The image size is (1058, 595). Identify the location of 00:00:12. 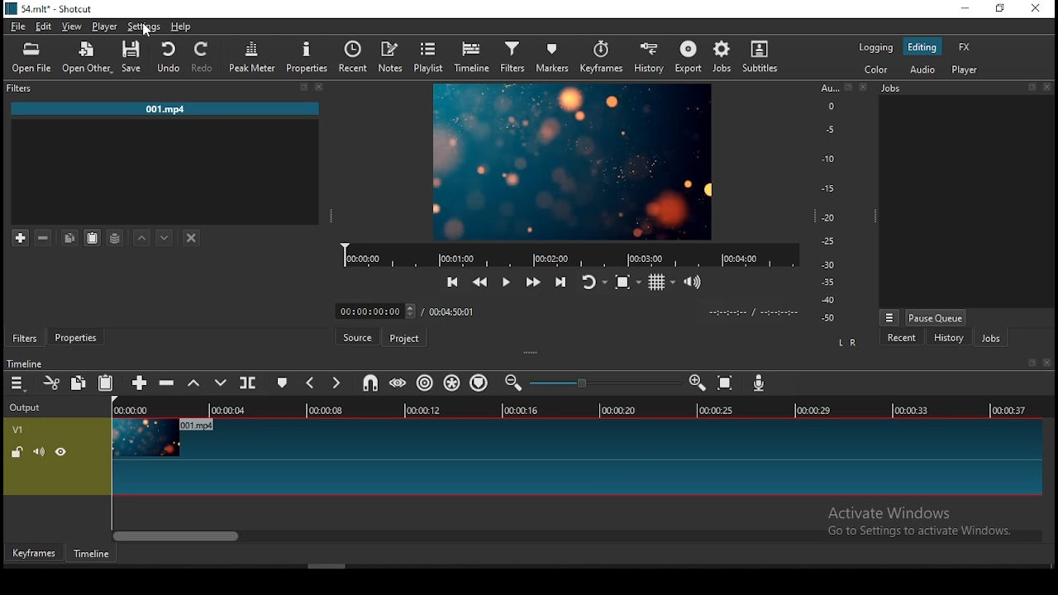
(426, 410).